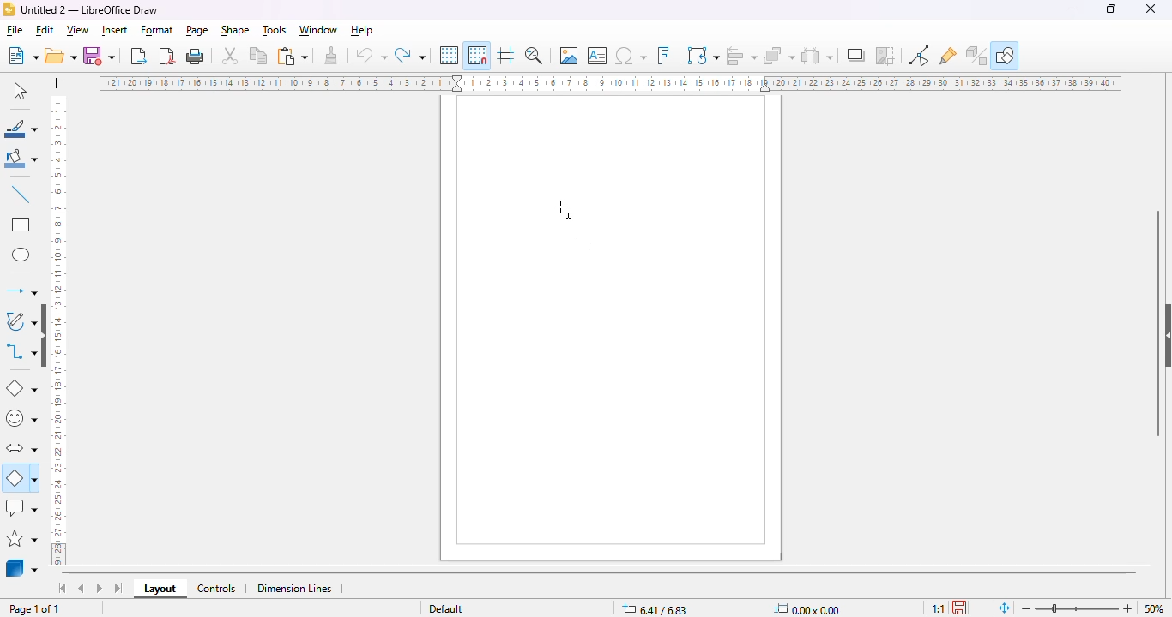 The image size is (1172, 617). What do you see at coordinates (101, 56) in the screenshot?
I see `save` at bounding box center [101, 56].